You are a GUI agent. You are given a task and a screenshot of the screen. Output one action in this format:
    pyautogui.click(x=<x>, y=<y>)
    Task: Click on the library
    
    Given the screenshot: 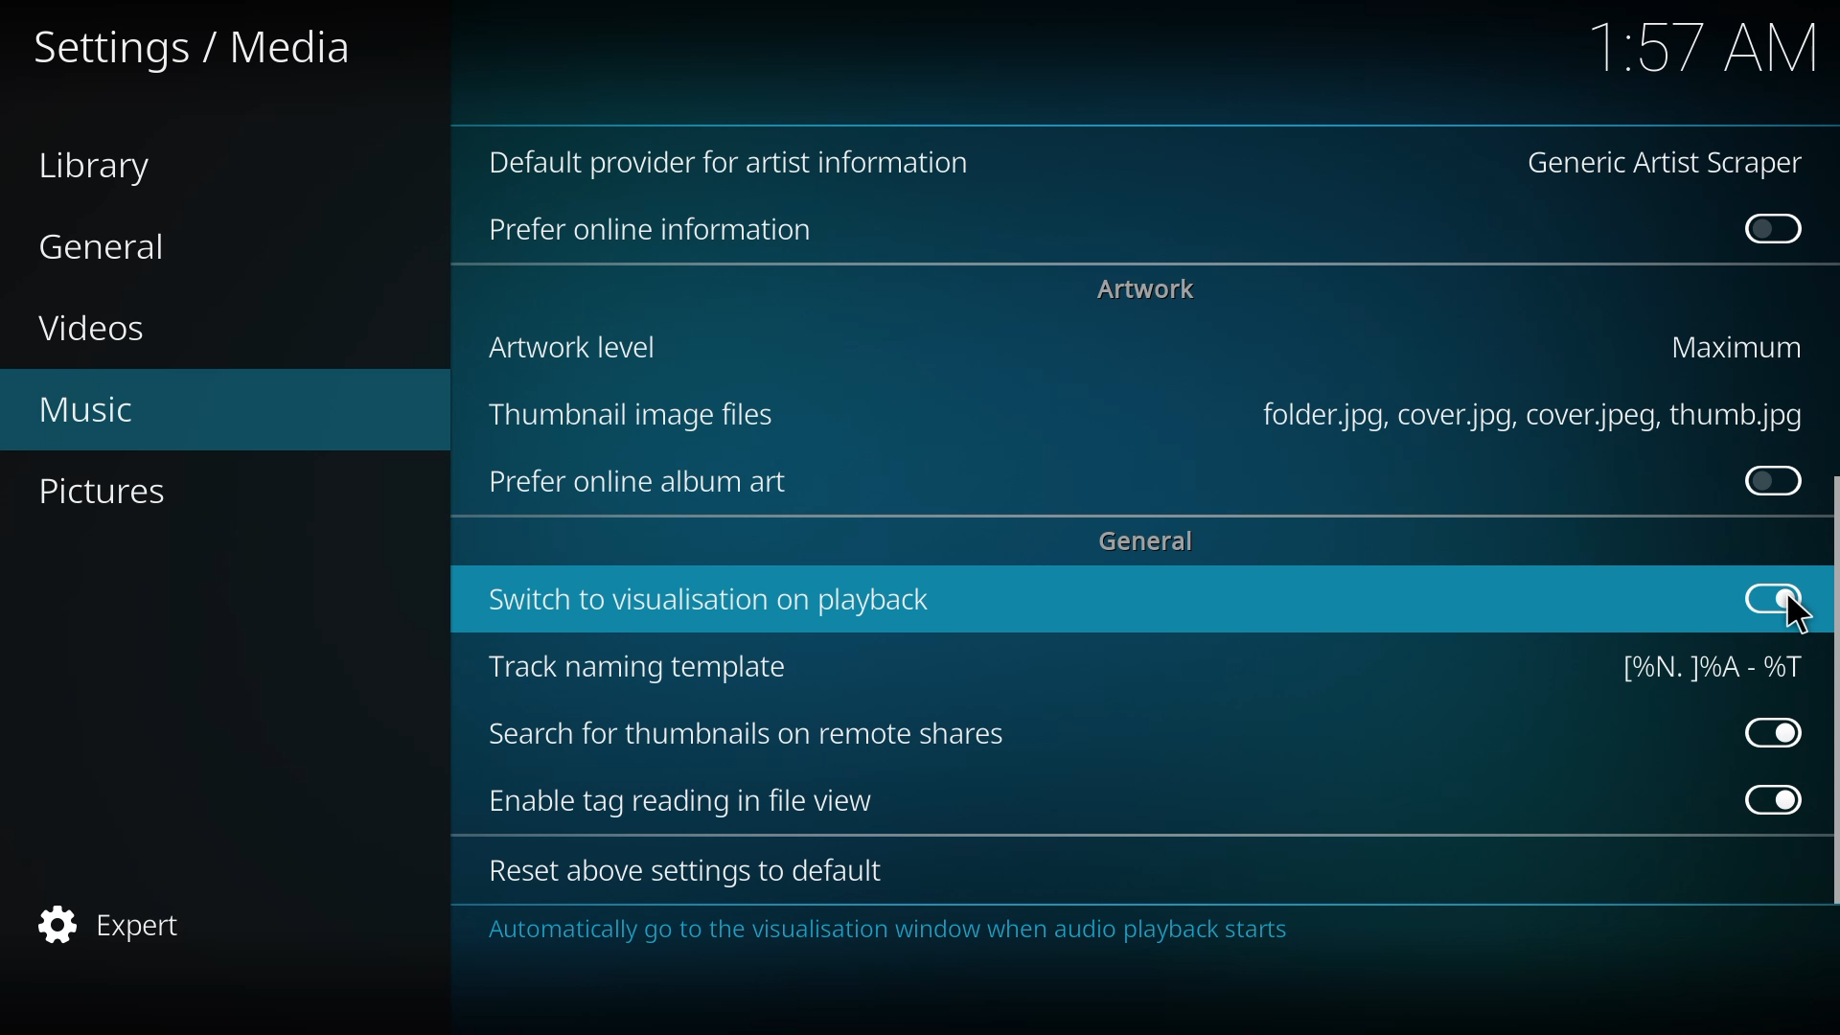 What is the action you would take?
    pyautogui.click(x=107, y=169)
    